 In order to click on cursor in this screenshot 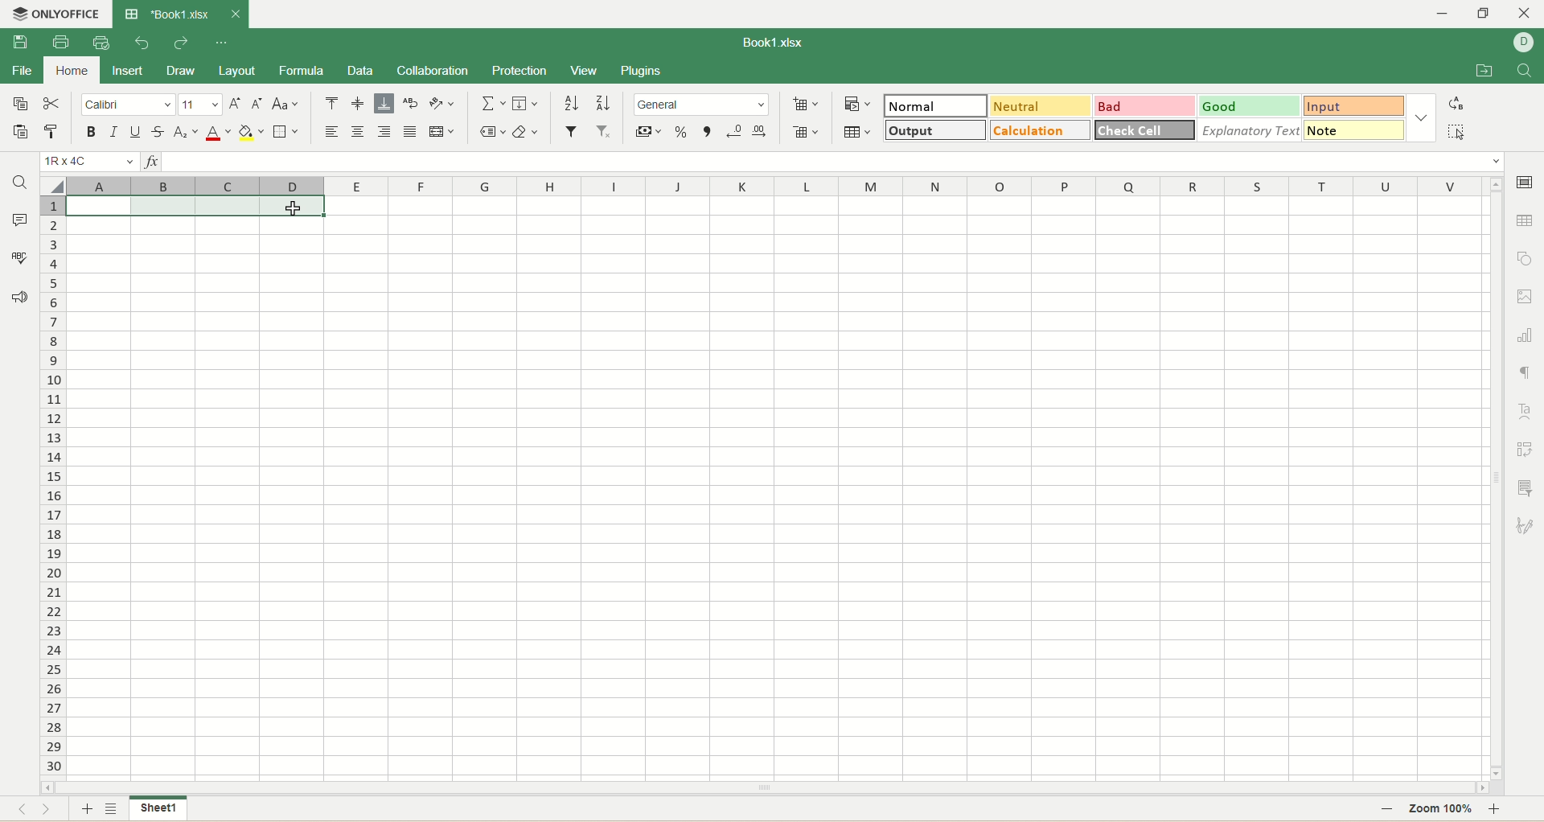, I will do `click(297, 209)`.